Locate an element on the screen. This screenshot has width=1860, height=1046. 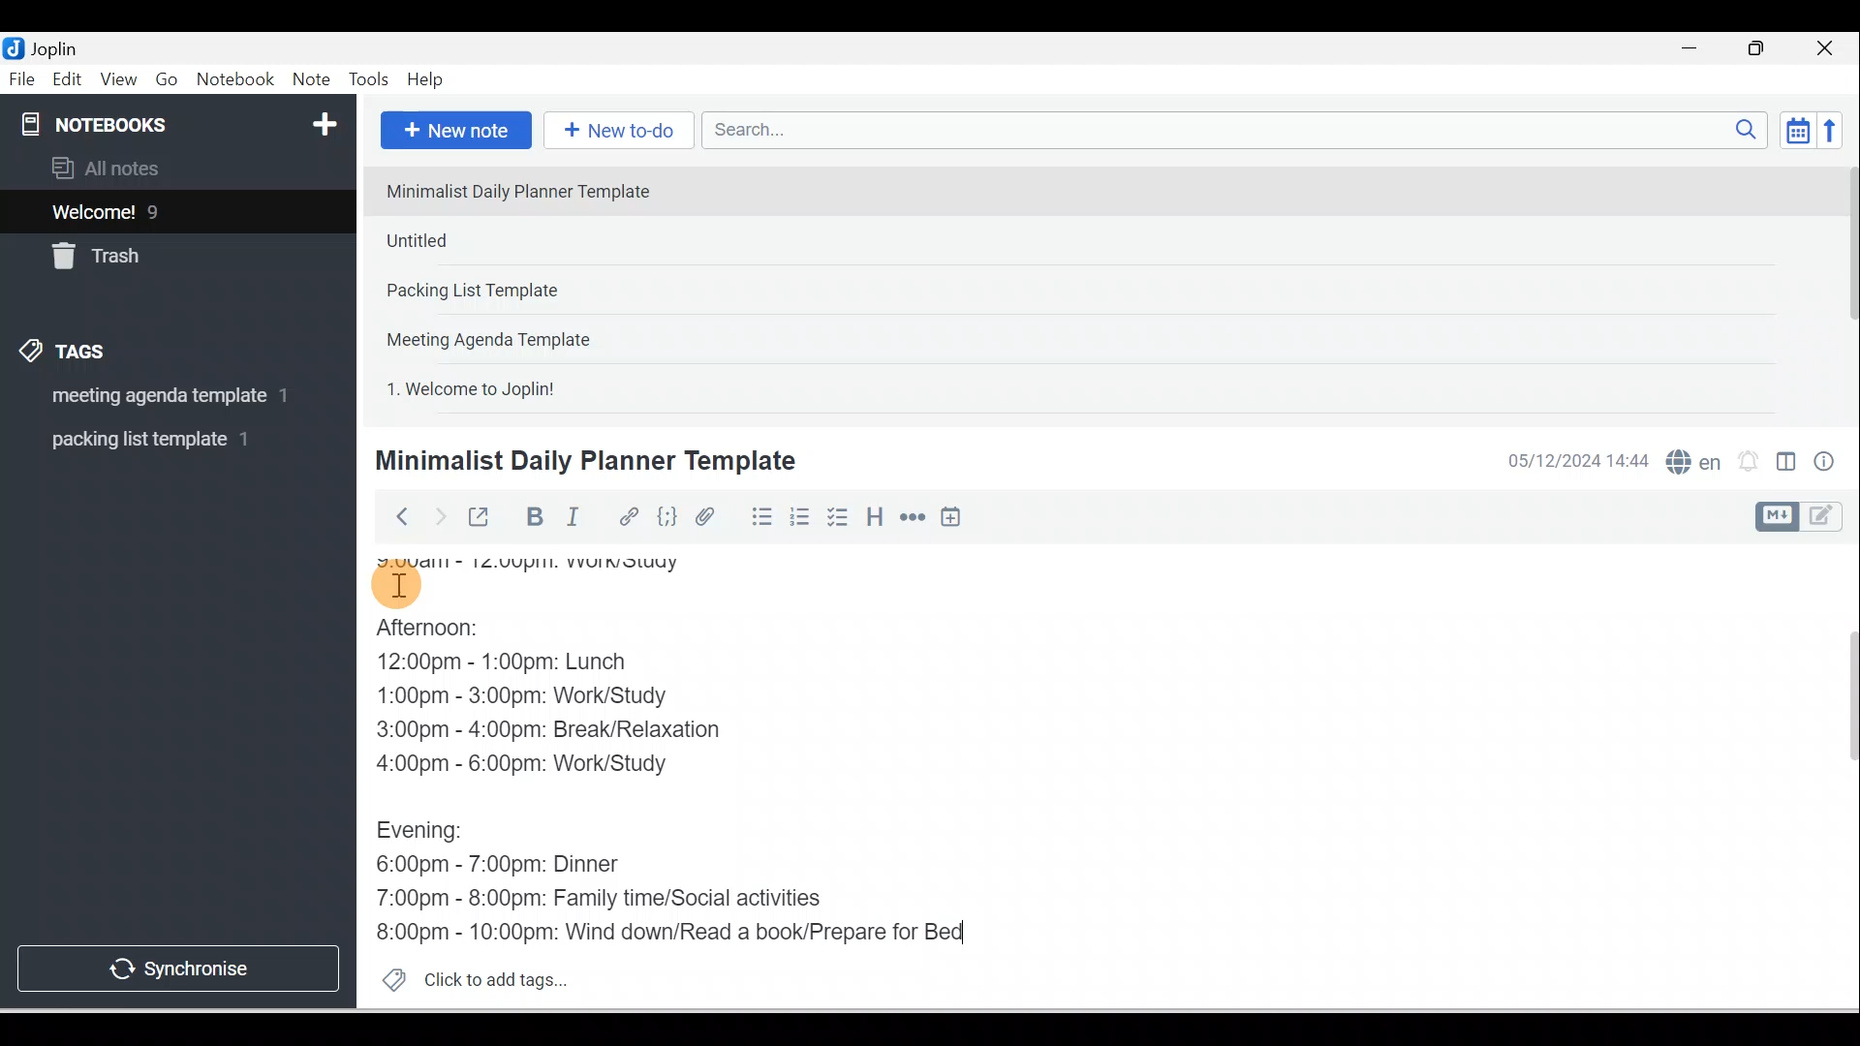
Reverse sort is located at coordinates (1836, 130).